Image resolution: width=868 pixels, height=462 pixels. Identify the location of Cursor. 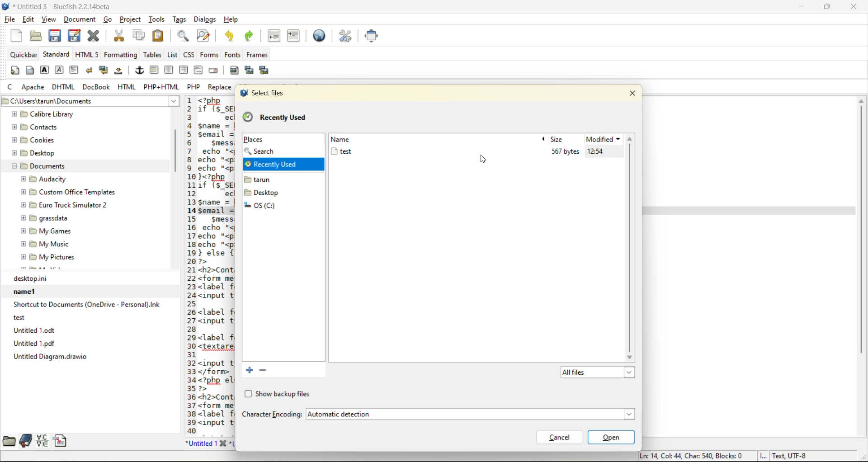
(483, 159).